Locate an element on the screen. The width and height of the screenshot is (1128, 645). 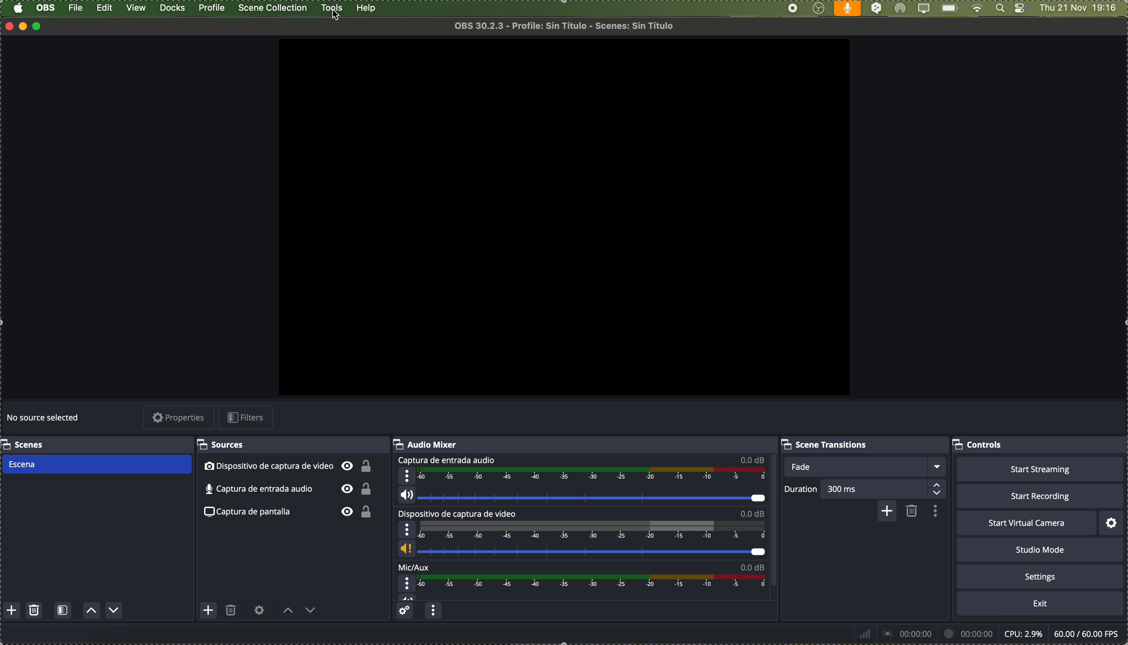
profile is located at coordinates (211, 8).